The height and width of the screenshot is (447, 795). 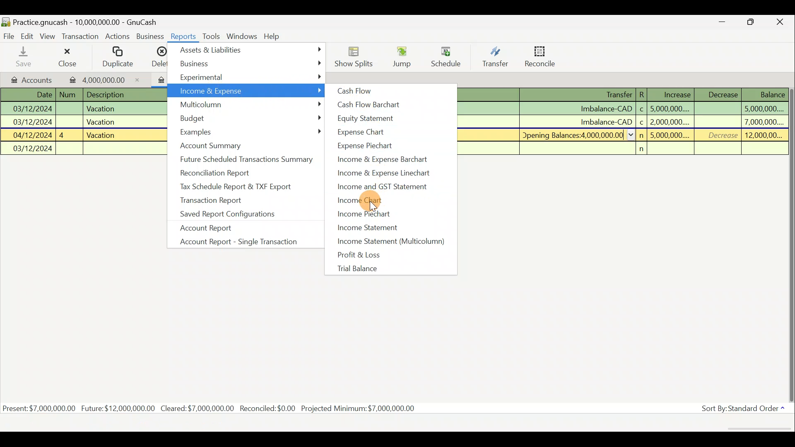 What do you see at coordinates (369, 200) in the screenshot?
I see `Income chart` at bounding box center [369, 200].